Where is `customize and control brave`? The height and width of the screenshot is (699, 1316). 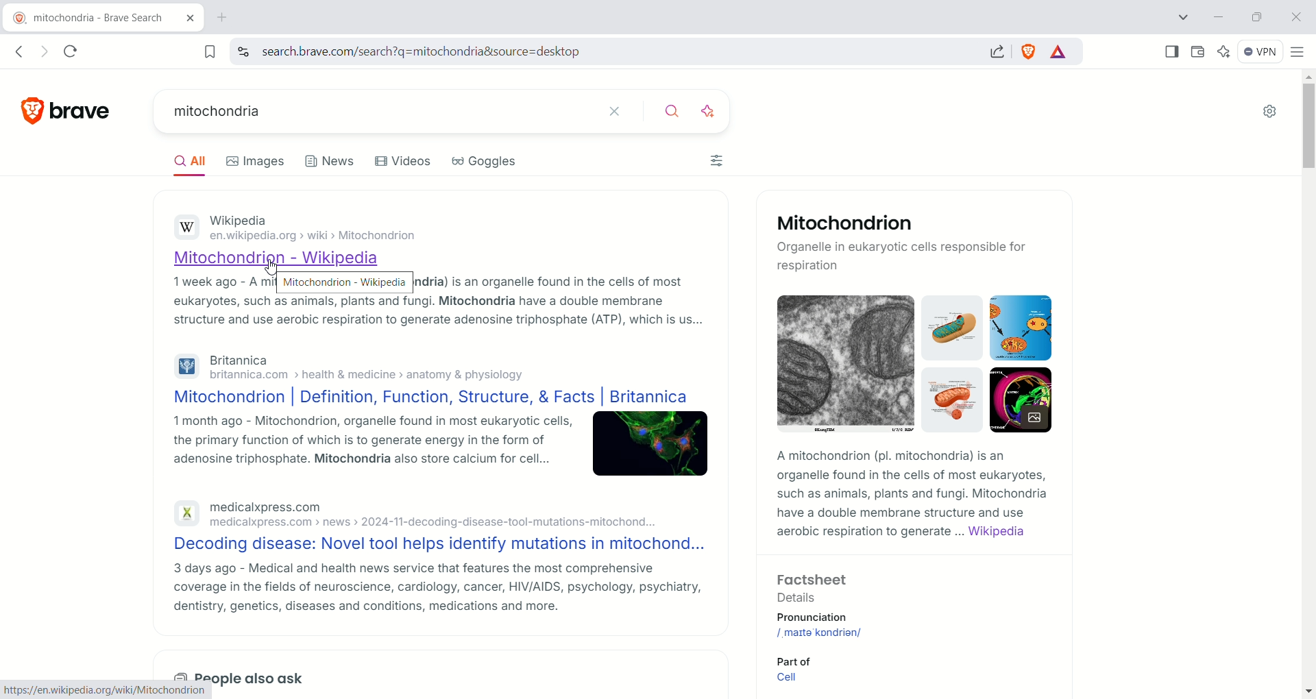 customize and control brave is located at coordinates (1301, 53).